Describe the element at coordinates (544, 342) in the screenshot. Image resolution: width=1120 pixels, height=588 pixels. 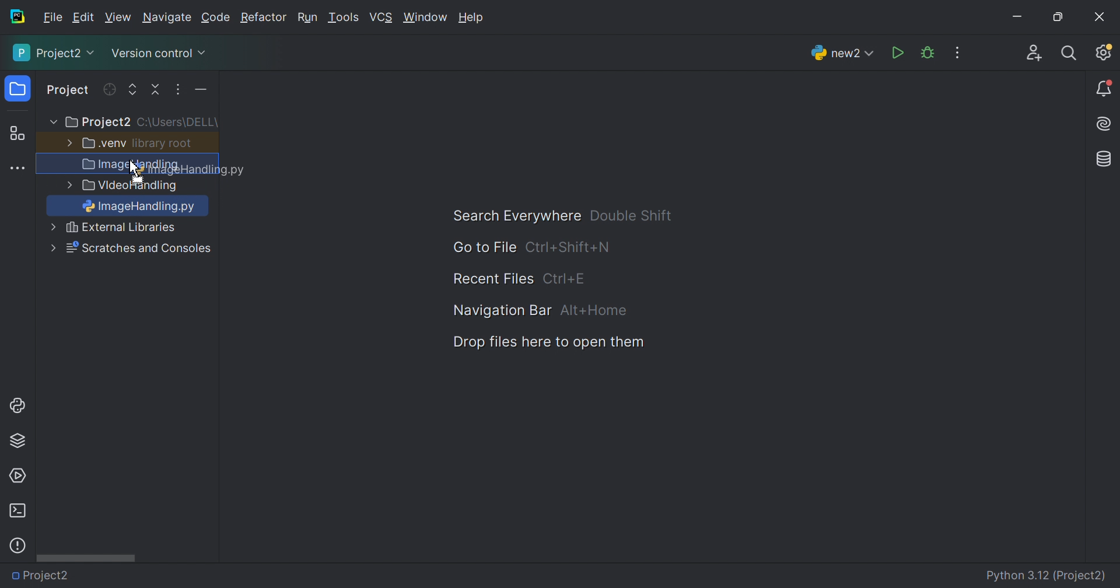
I see `Dop files here to open them` at that location.